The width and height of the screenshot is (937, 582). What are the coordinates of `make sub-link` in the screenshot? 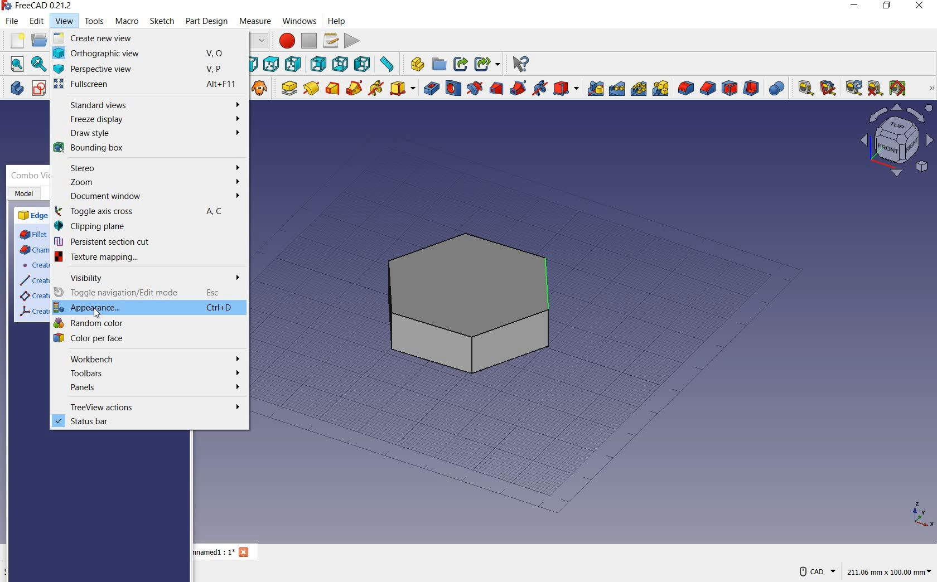 It's located at (486, 65).